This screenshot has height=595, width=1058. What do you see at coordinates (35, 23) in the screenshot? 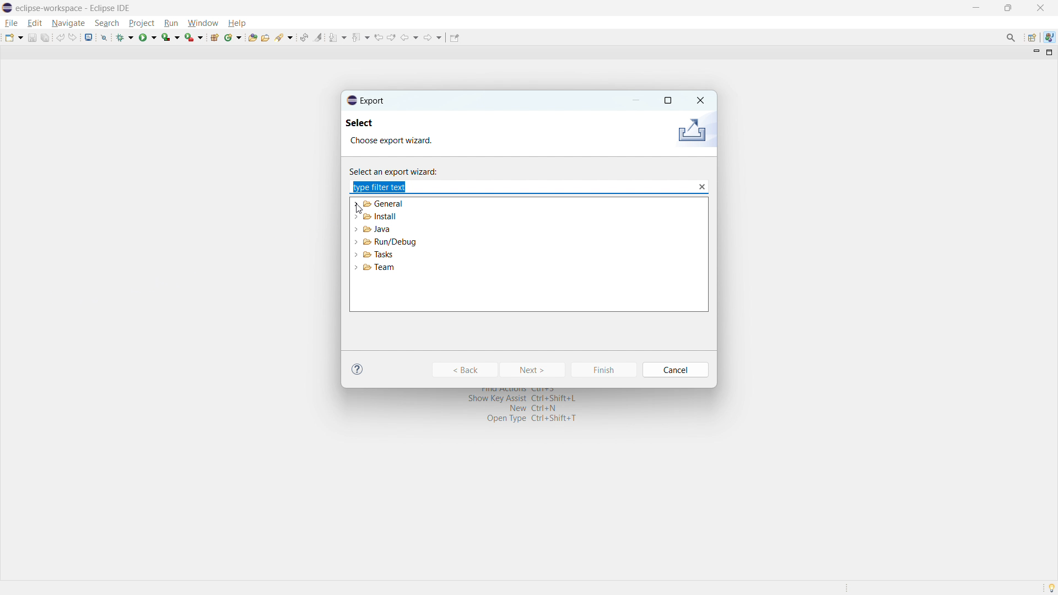
I see `edit` at bounding box center [35, 23].